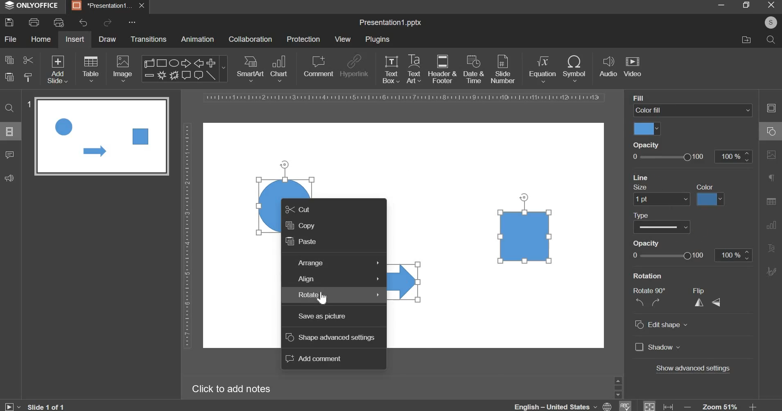 The height and width of the screenshot is (411, 782). I want to click on show background graphics, so click(683, 176).